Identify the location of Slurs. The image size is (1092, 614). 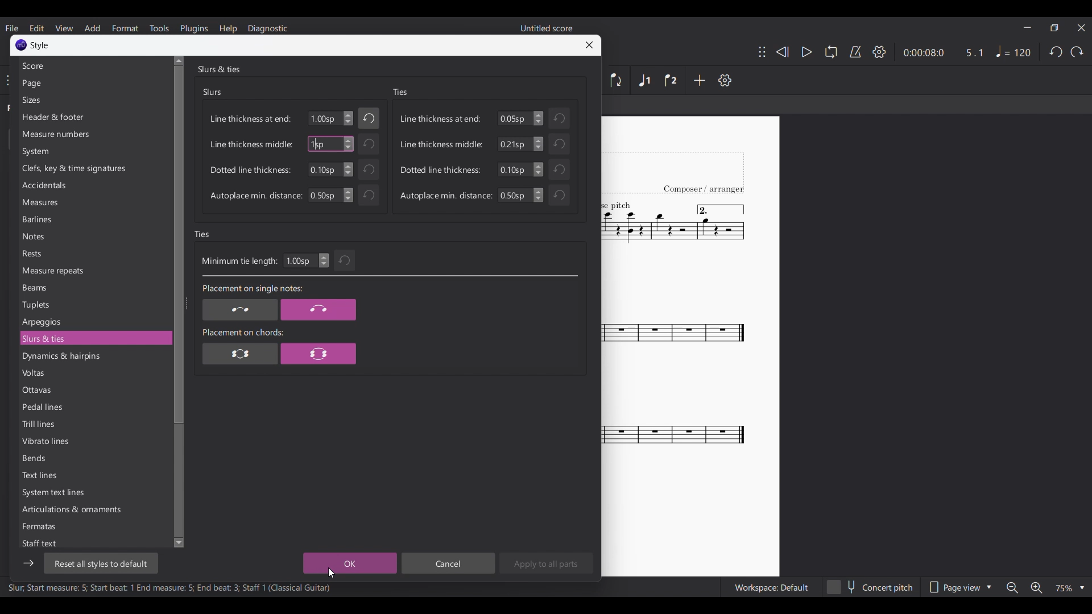
(213, 92).